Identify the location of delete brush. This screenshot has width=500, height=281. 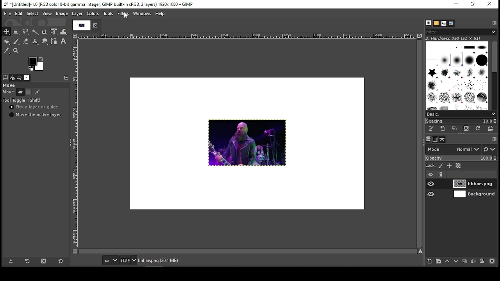
(466, 129).